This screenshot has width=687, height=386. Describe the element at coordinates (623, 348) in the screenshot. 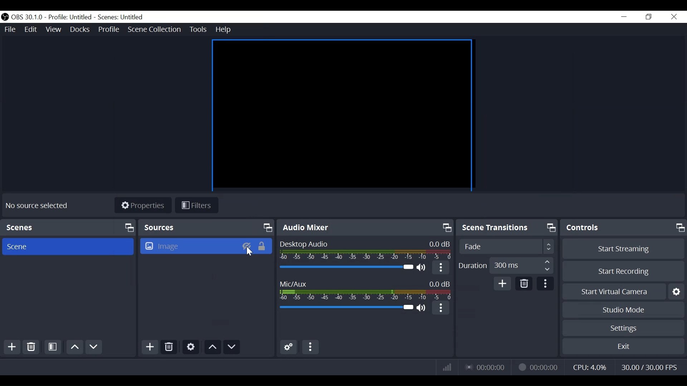

I see `Exit` at that location.